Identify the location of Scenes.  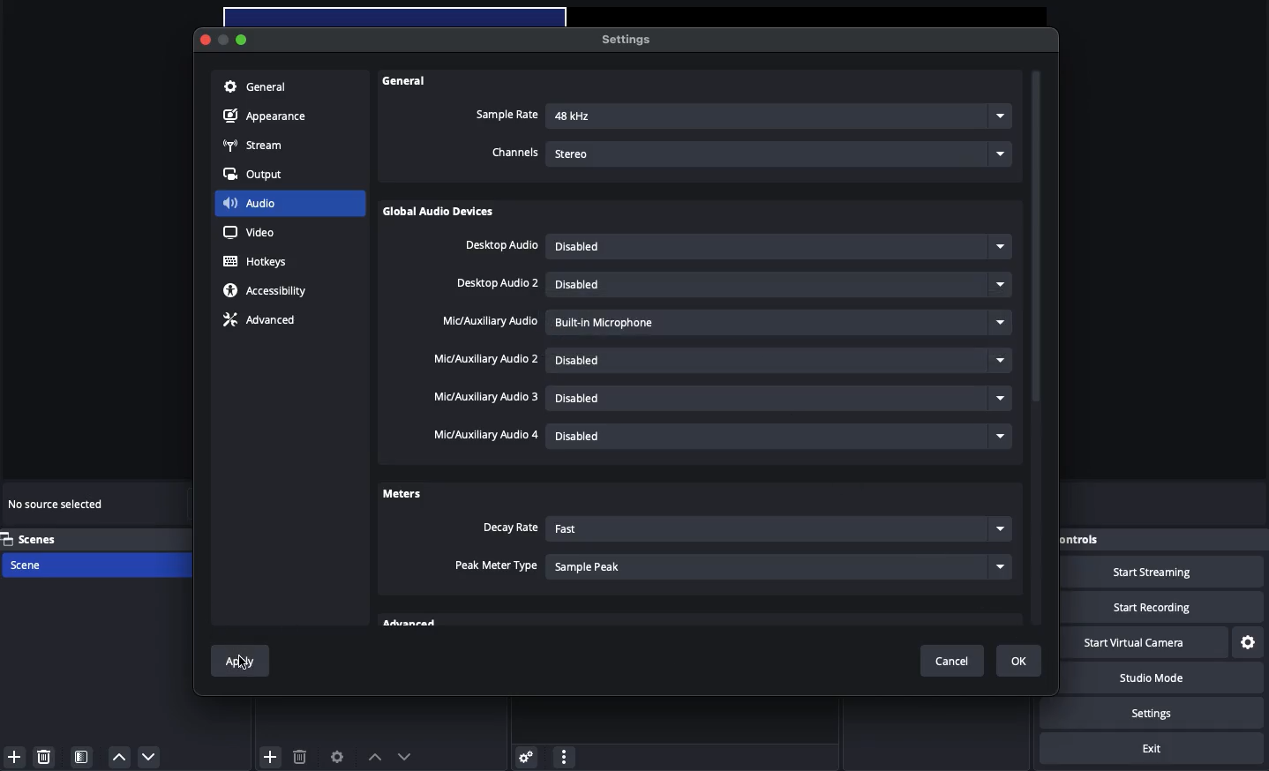
(41, 539).